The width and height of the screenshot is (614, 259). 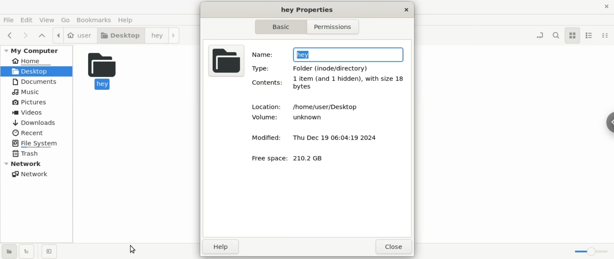 What do you see at coordinates (36, 92) in the screenshot?
I see `music` at bounding box center [36, 92].